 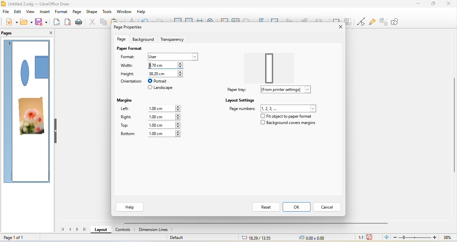 I want to click on export direct as pdf, so click(x=69, y=22).